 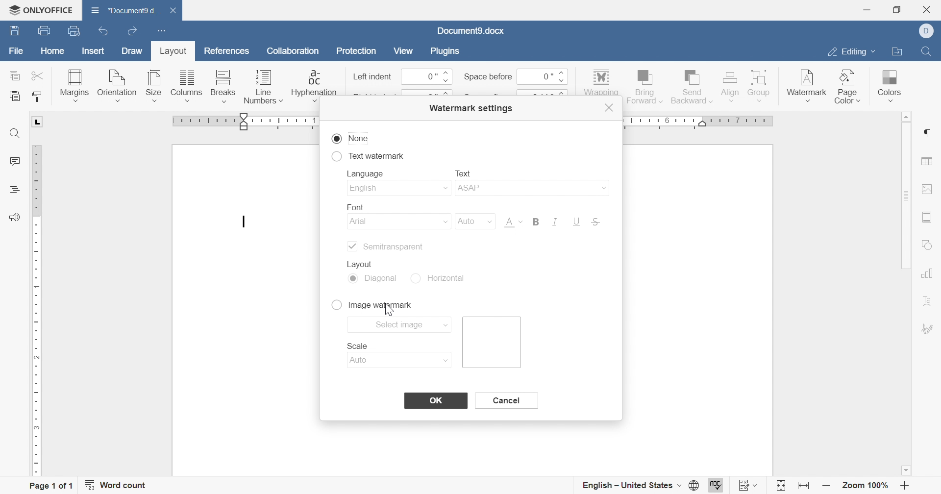 I want to click on underline, so click(x=576, y=222).